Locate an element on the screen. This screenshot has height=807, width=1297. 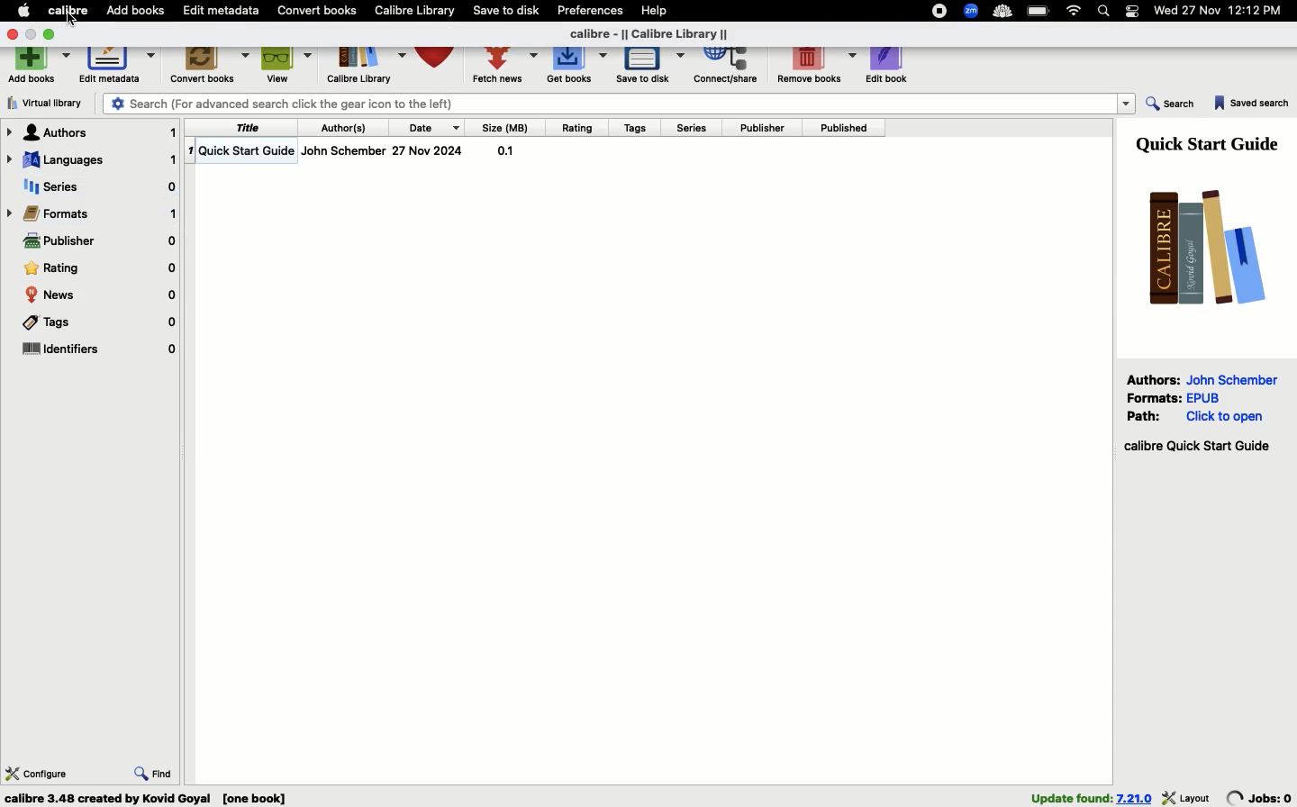
Formats is located at coordinates (1155, 396).